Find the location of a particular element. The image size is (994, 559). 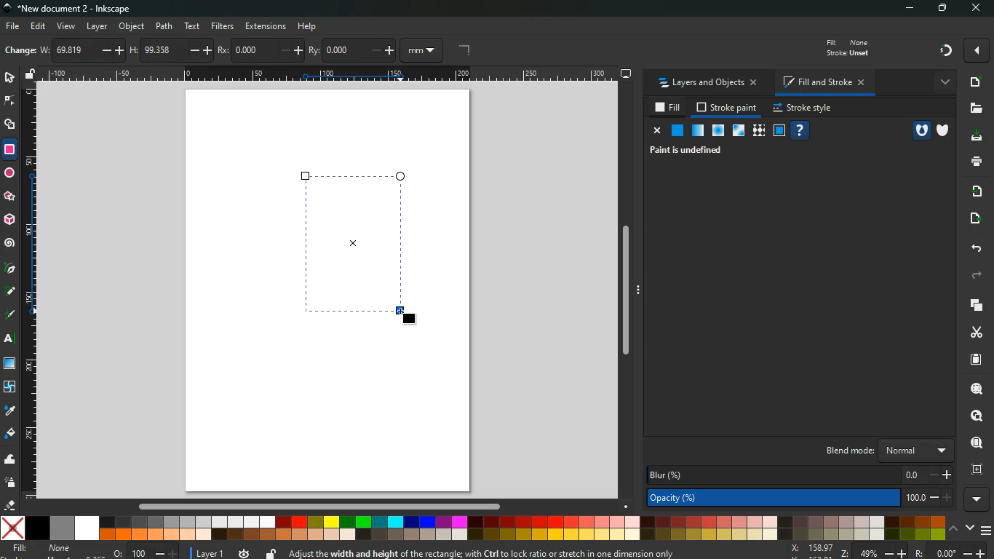

unlock is located at coordinates (269, 553).